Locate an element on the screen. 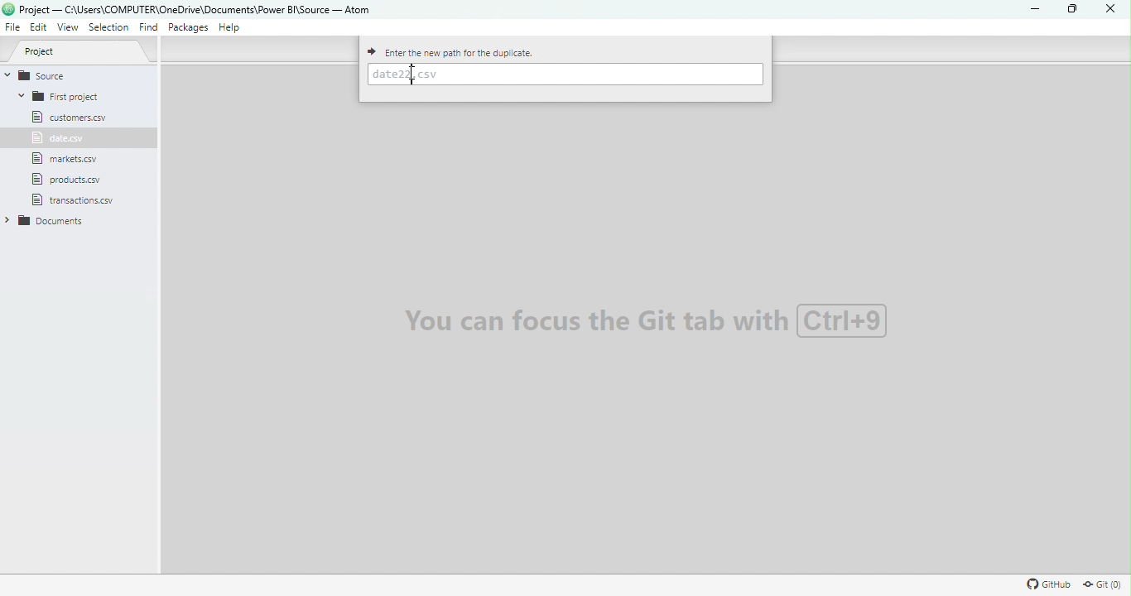 The width and height of the screenshot is (1131, 596). Project is located at coordinates (84, 52).